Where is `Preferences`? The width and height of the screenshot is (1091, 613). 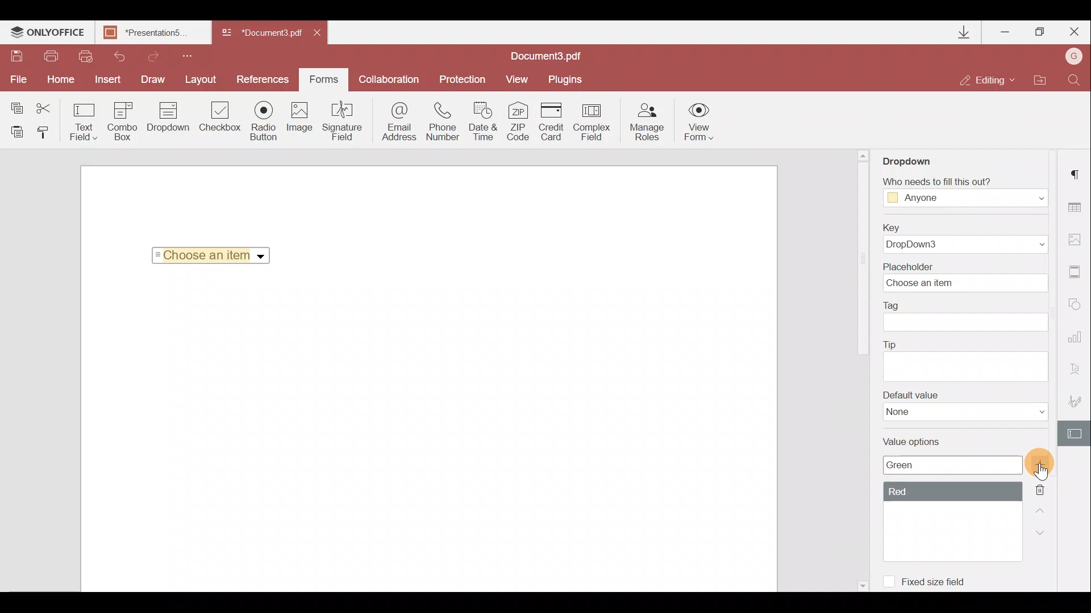
Preferences is located at coordinates (264, 79).